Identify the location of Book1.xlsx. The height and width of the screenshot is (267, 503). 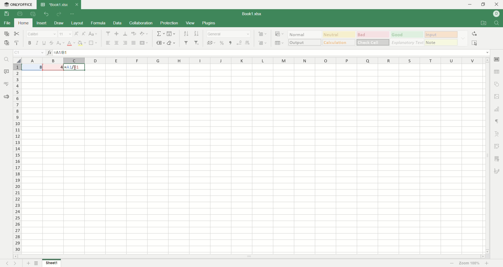
(251, 14).